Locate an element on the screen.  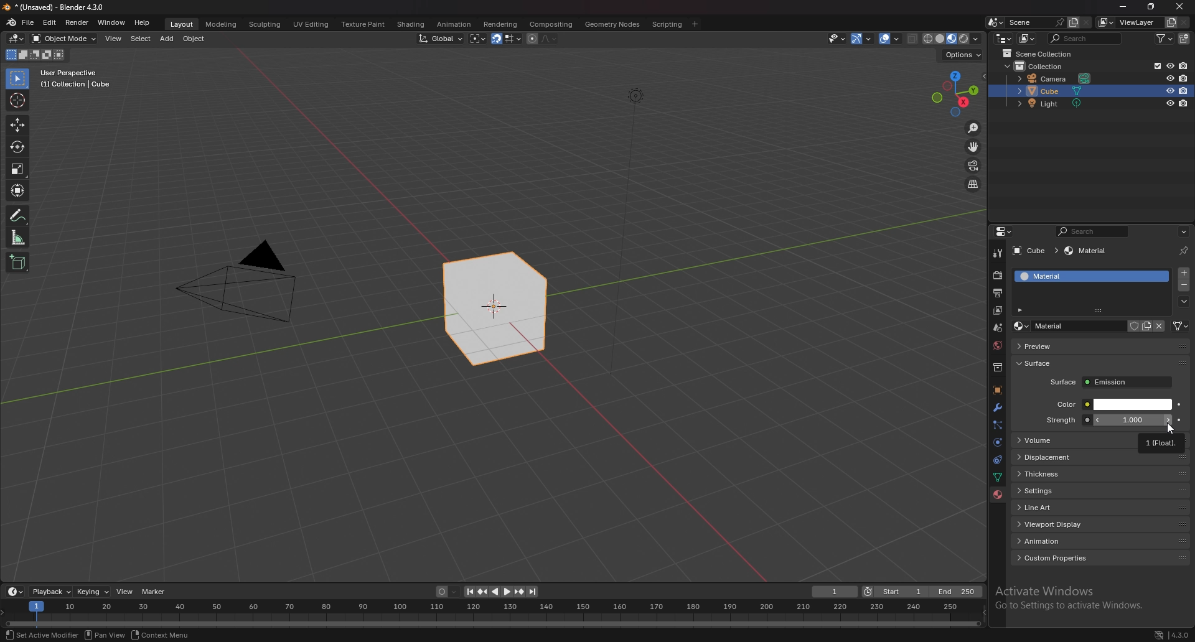
editor type is located at coordinates (16, 39).